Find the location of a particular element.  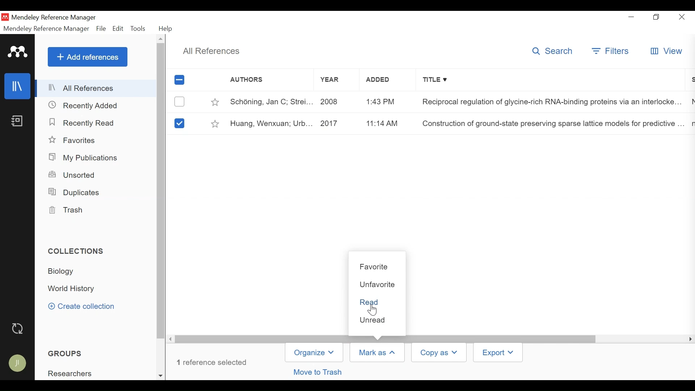

2008 is located at coordinates (332, 102).